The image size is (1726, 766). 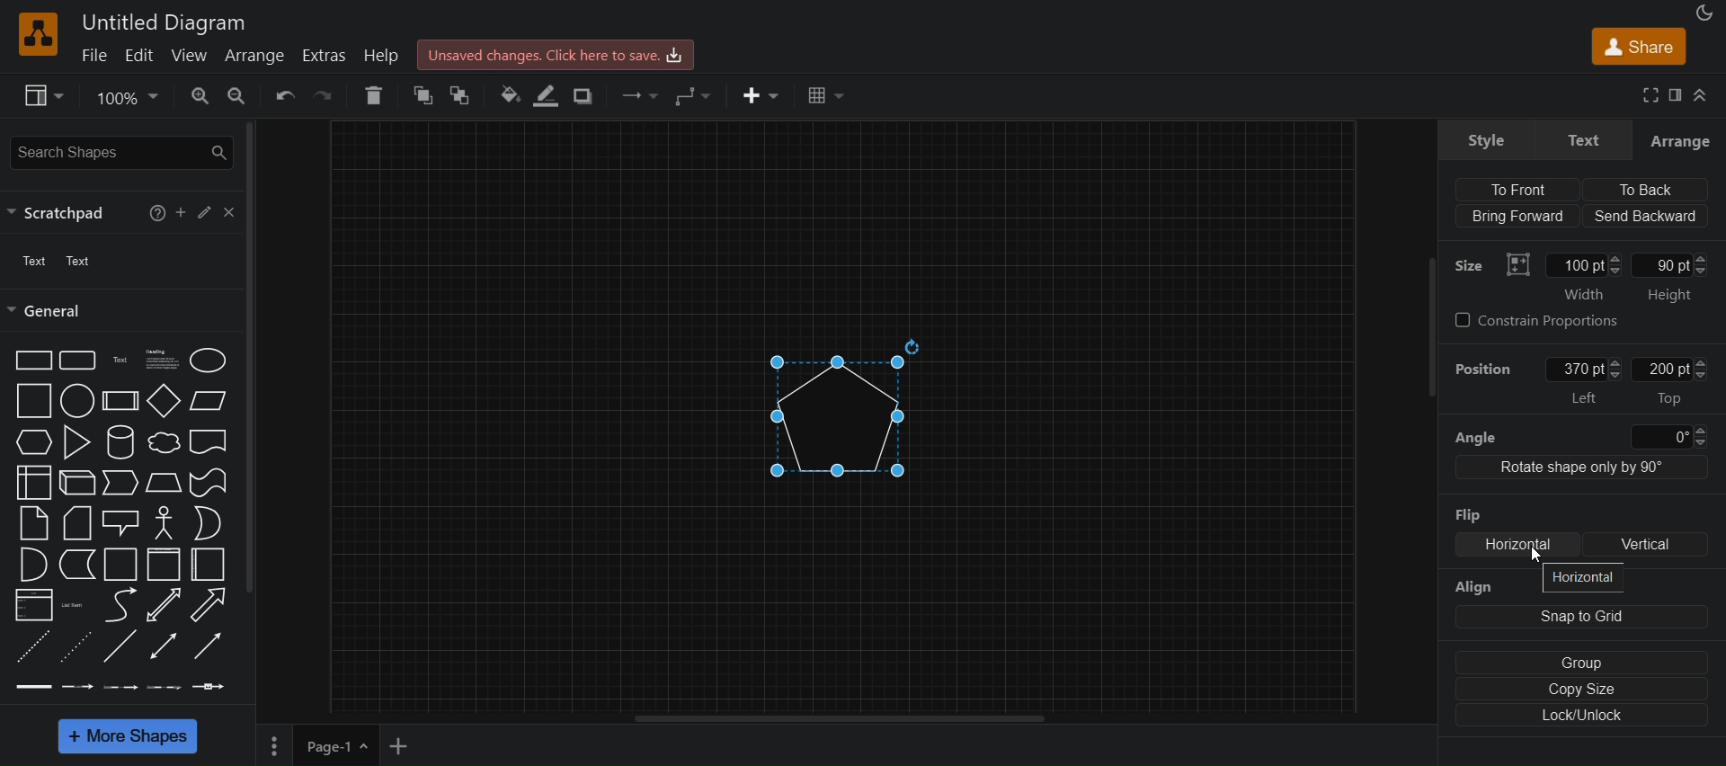 I want to click on More settings, so click(x=274, y=746).